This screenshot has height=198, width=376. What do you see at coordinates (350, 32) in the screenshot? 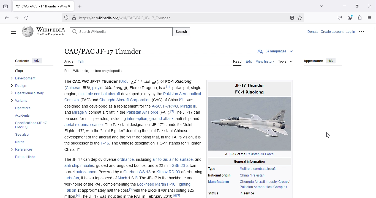
I see `log in` at bounding box center [350, 32].